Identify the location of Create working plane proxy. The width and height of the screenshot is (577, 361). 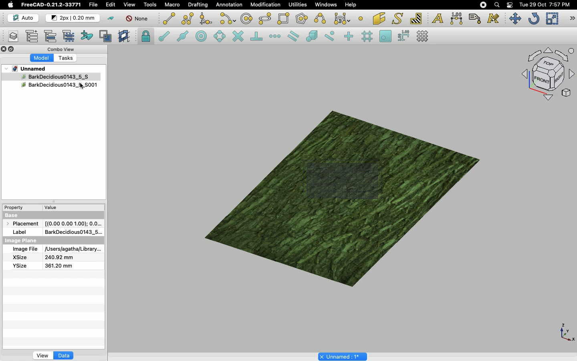
(107, 37).